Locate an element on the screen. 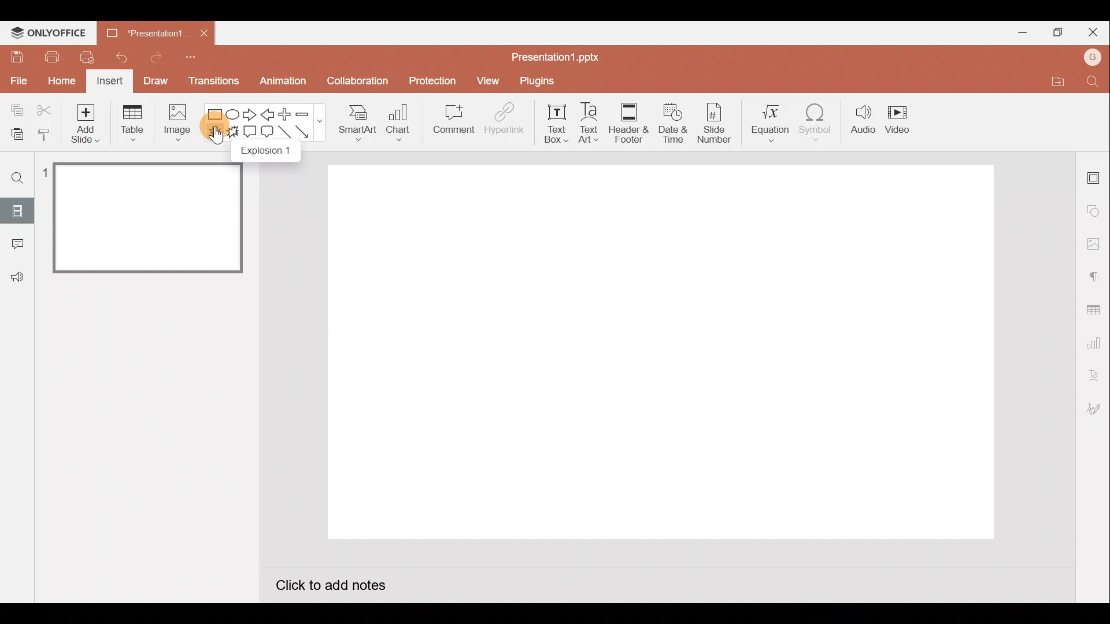 The image size is (1110, 624). Audio is located at coordinates (860, 122).